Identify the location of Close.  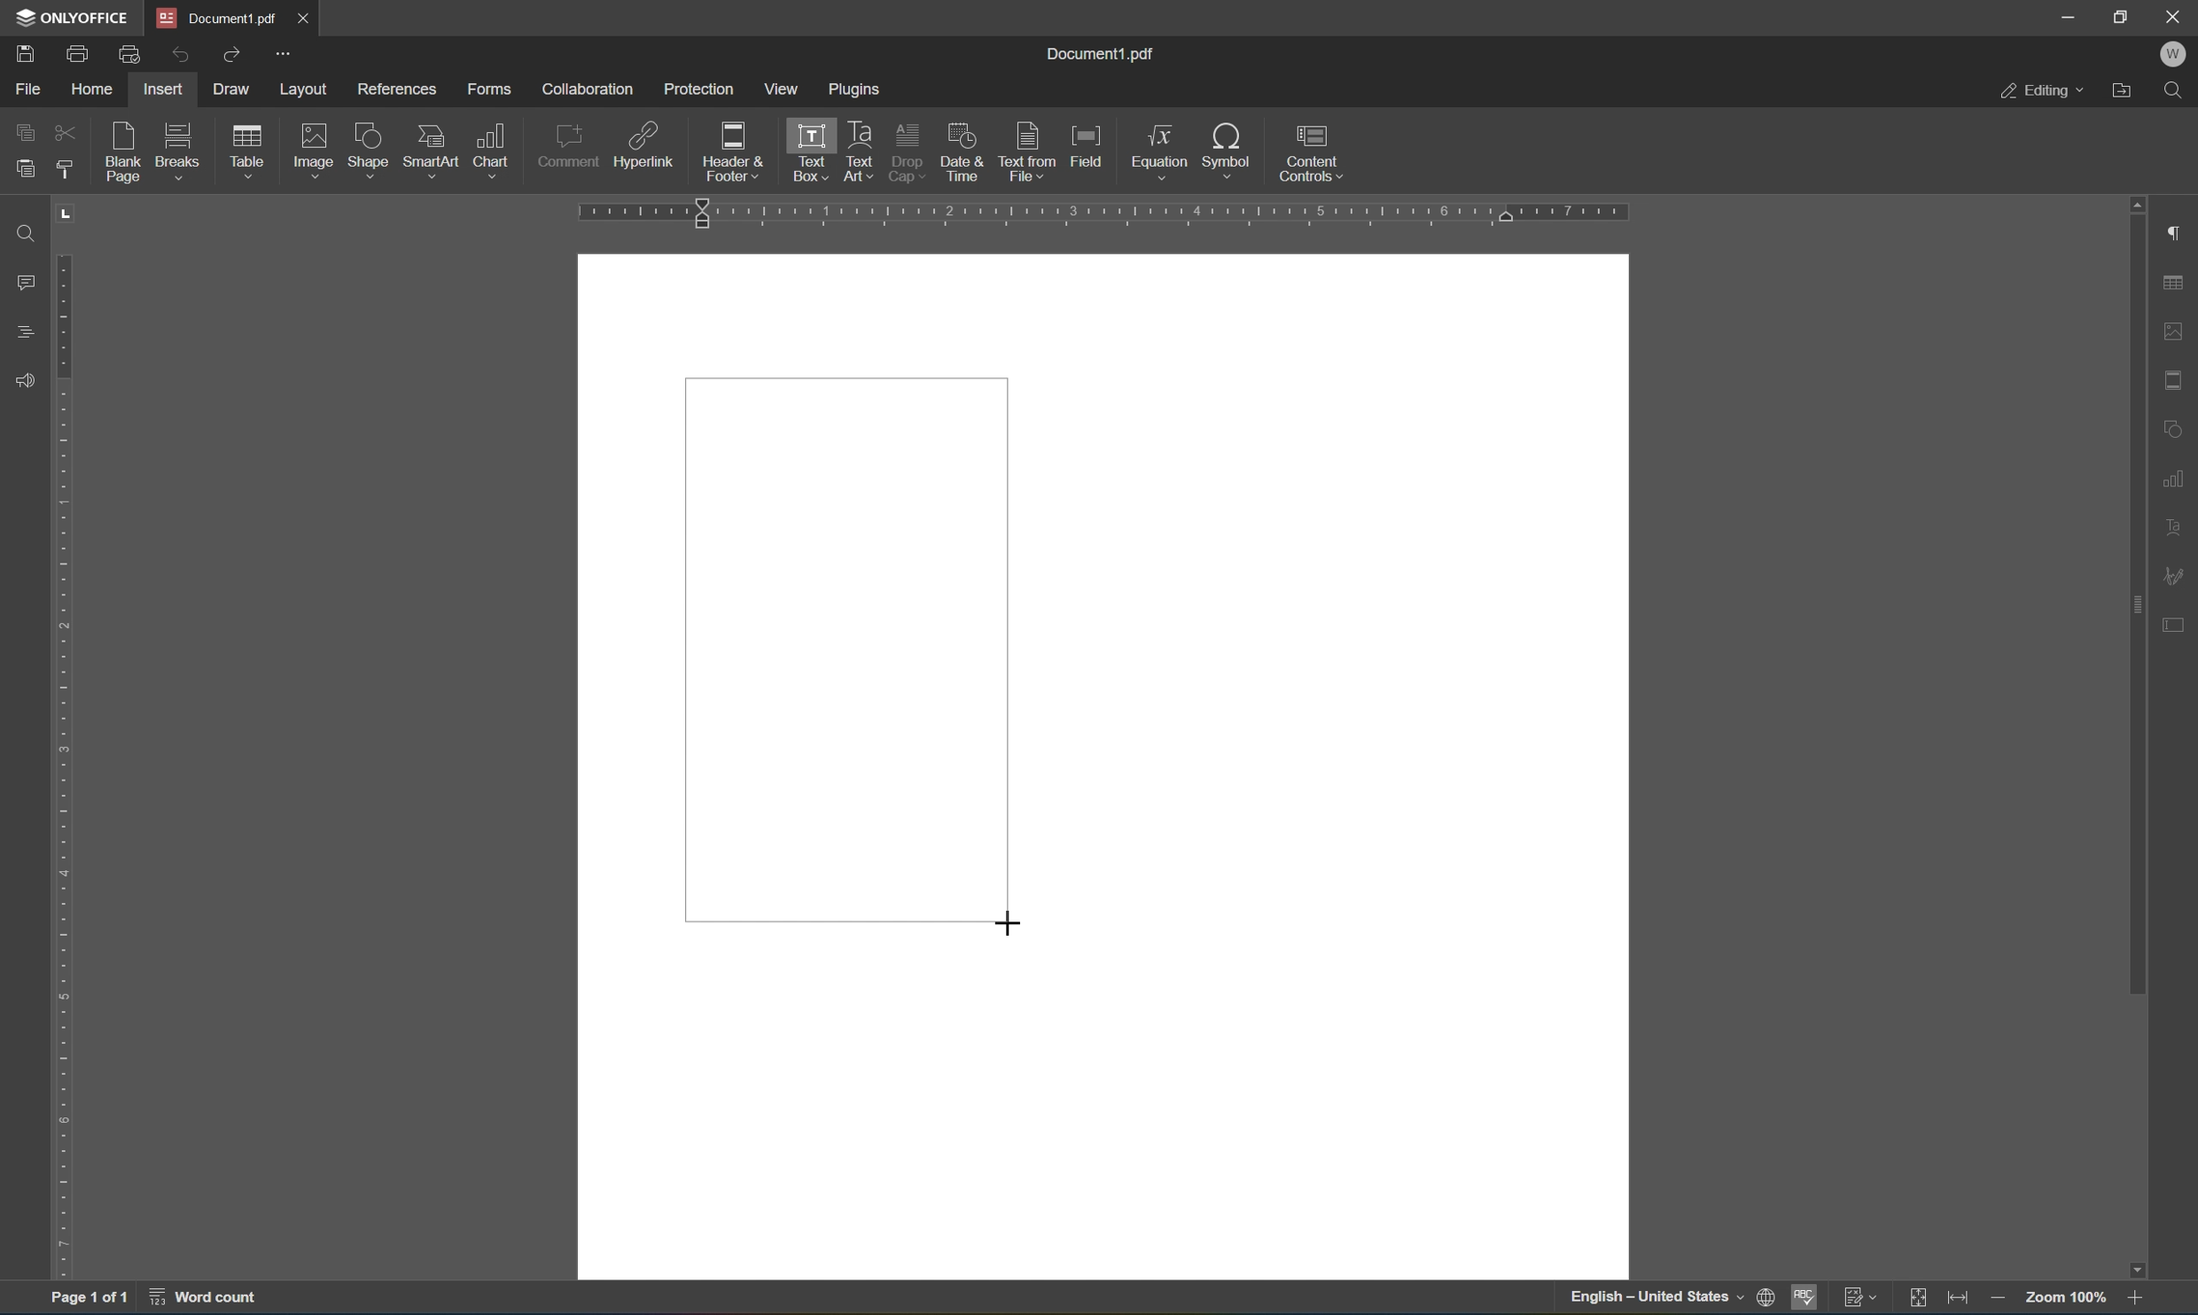
(2179, 18).